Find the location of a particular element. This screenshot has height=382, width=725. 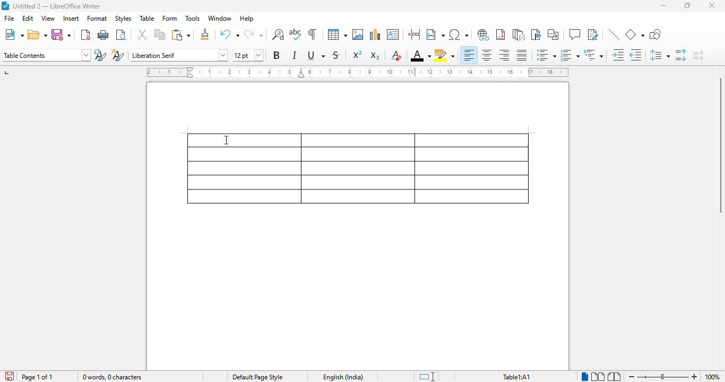

print is located at coordinates (103, 34).